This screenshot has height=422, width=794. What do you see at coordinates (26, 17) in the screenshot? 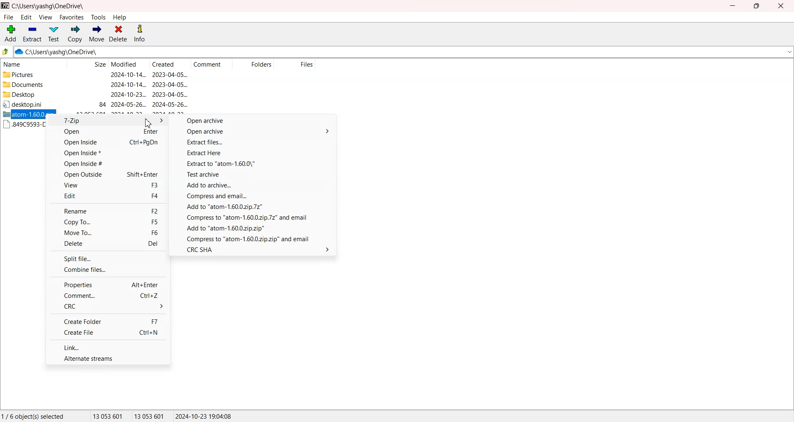
I see `Edit` at bounding box center [26, 17].